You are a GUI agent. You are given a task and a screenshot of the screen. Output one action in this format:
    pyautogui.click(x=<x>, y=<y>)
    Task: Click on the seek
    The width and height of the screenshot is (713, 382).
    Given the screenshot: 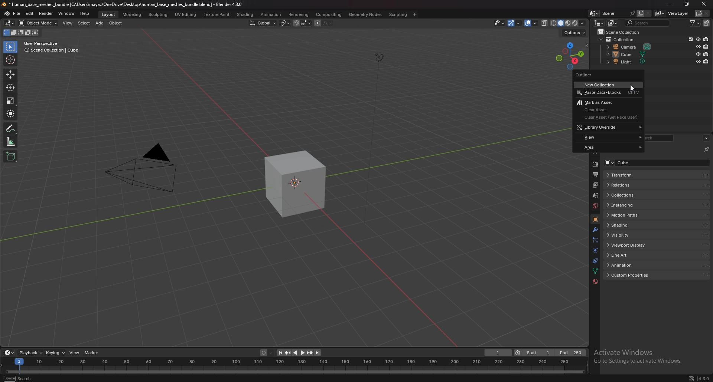 What is the action you would take?
    pyautogui.click(x=294, y=366)
    